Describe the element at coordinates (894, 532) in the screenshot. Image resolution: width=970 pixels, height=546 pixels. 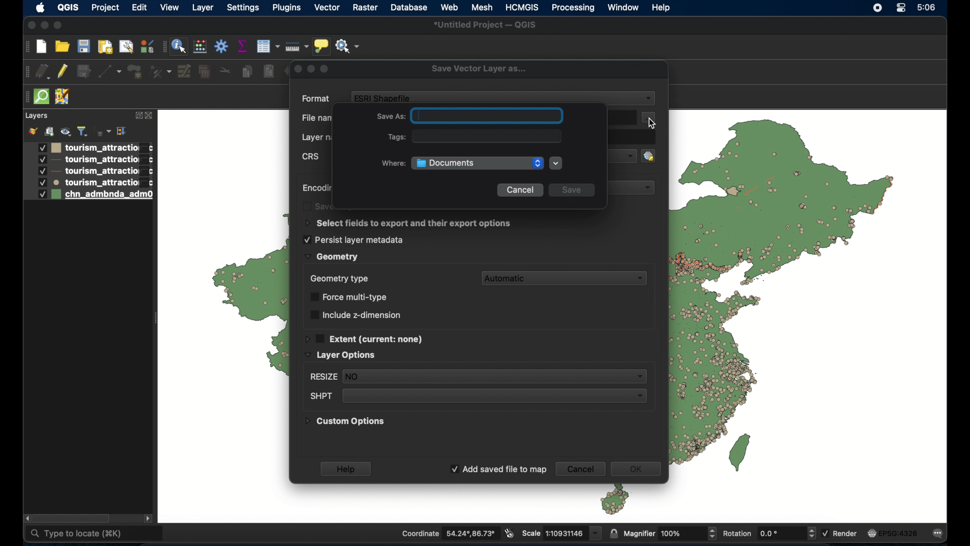
I see `current crs` at that location.